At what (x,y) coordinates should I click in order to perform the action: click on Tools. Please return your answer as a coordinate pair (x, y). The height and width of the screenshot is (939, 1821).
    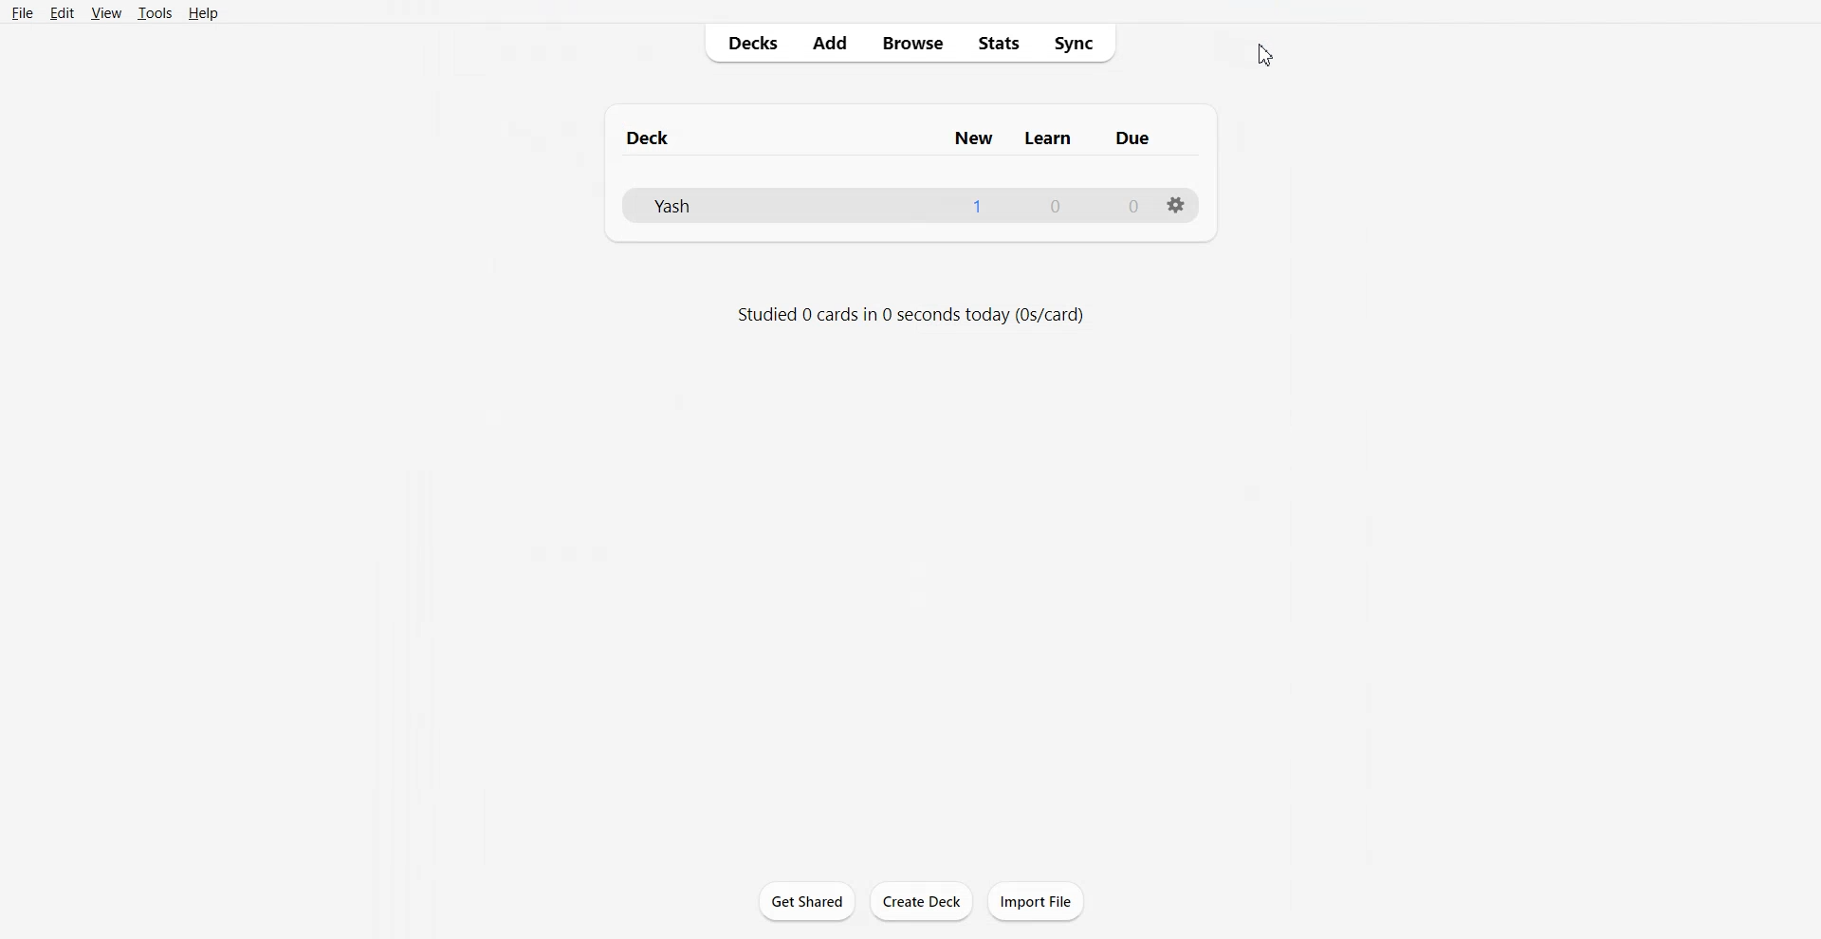
    Looking at the image, I should click on (153, 14).